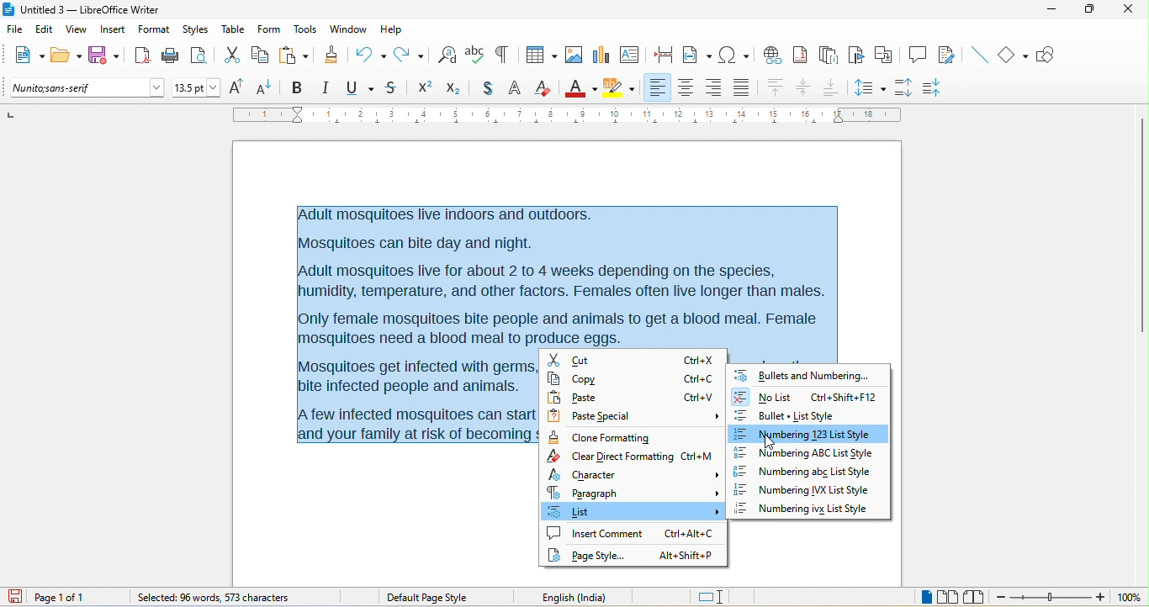 The height and width of the screenshot is (607, 1149). I want to click on numbering abc list style, so click(804, 454).